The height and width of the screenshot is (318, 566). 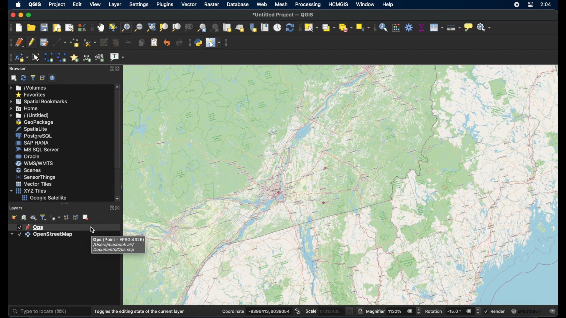 I want to click on layer, so click(x=115, y=5).